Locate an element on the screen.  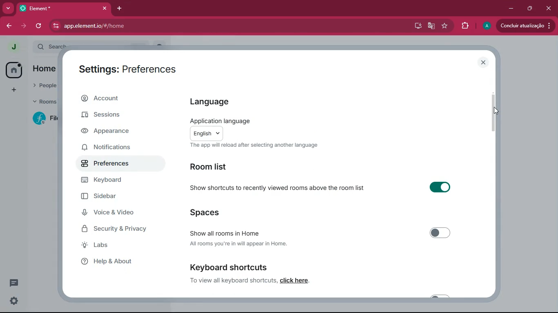
close is located at coordinates (105, 8).